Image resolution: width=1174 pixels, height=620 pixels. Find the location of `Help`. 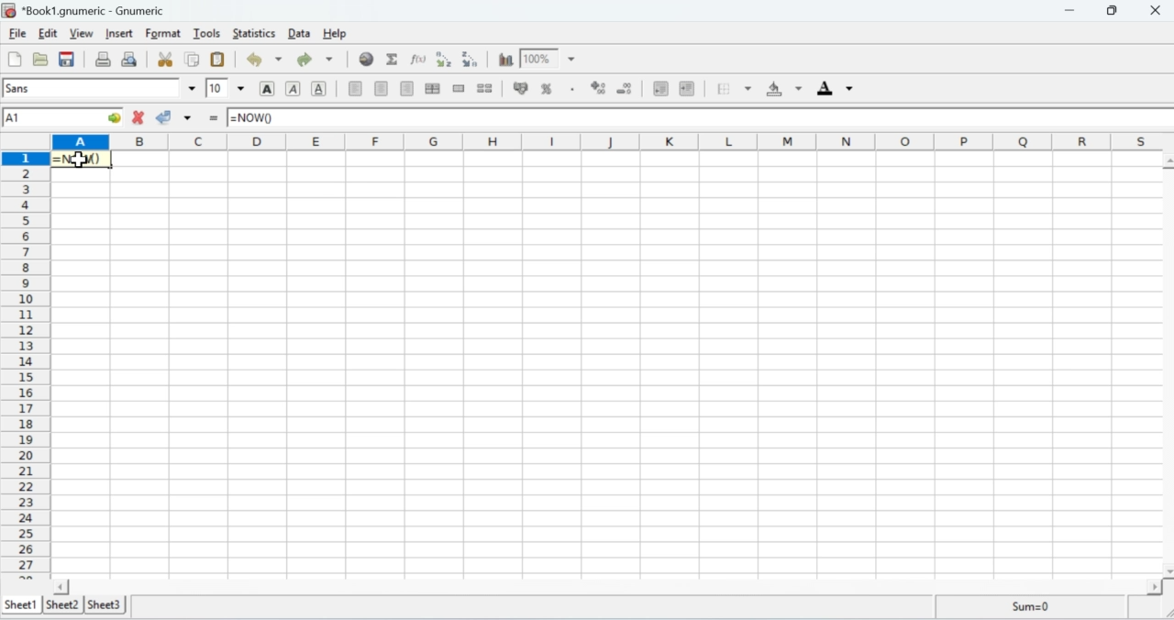

Help is located at coordinates (335, 33).